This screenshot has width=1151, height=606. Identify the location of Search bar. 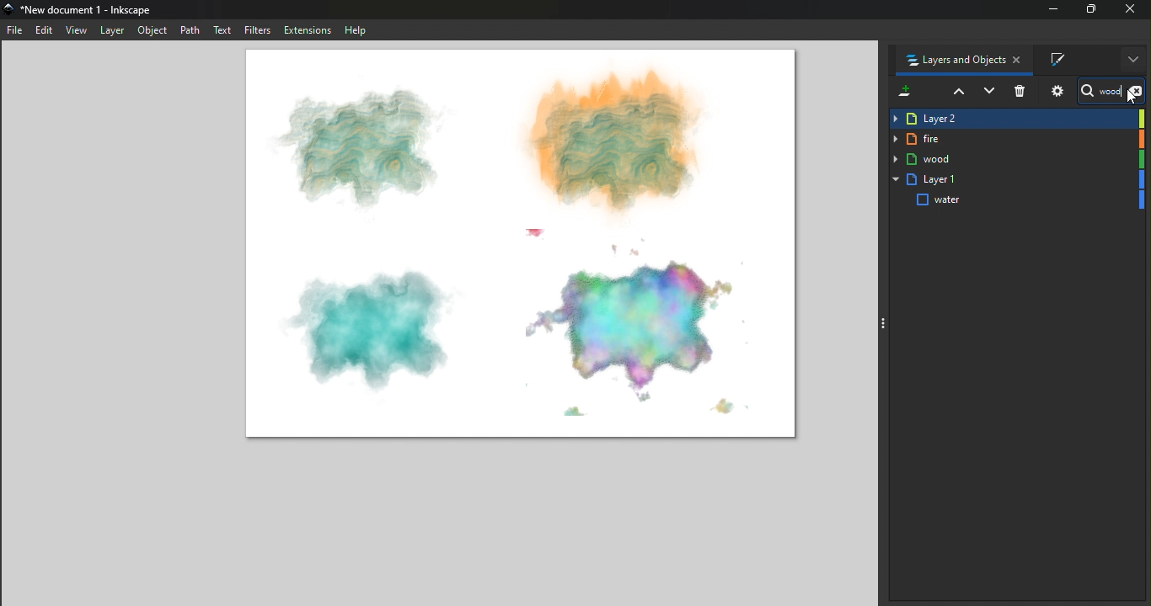
(1112, 91).